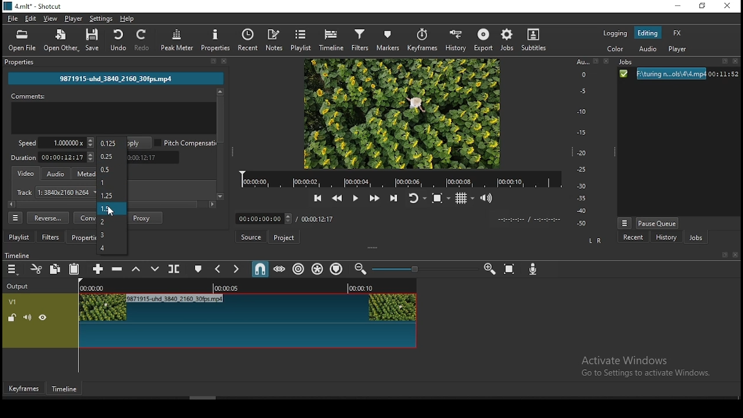 This screenshot has height=418, width=743. Describe the element at coordinates (333, 39) in the screenshot. I see `timeline` at that location.